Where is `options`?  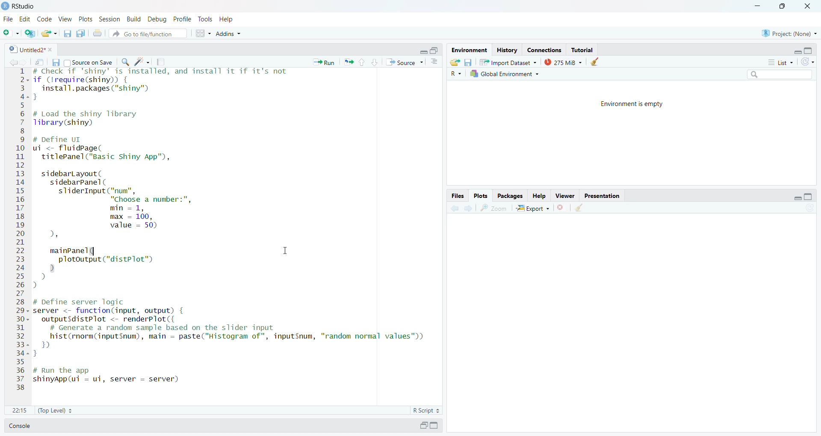
options is located at coordinates (203, 33).